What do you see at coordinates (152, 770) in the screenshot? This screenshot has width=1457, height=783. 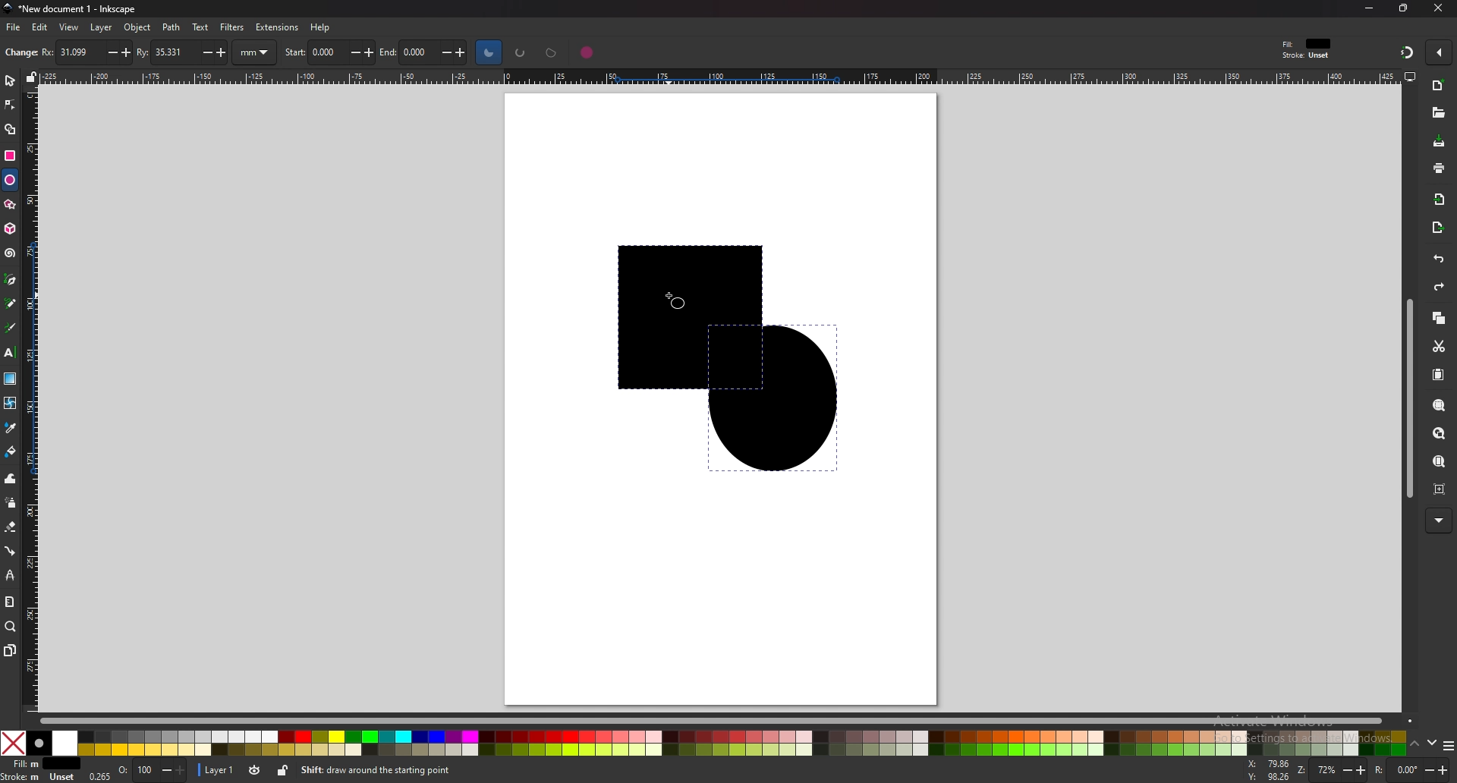 I see `opacity` at bounding box center [152, 770].